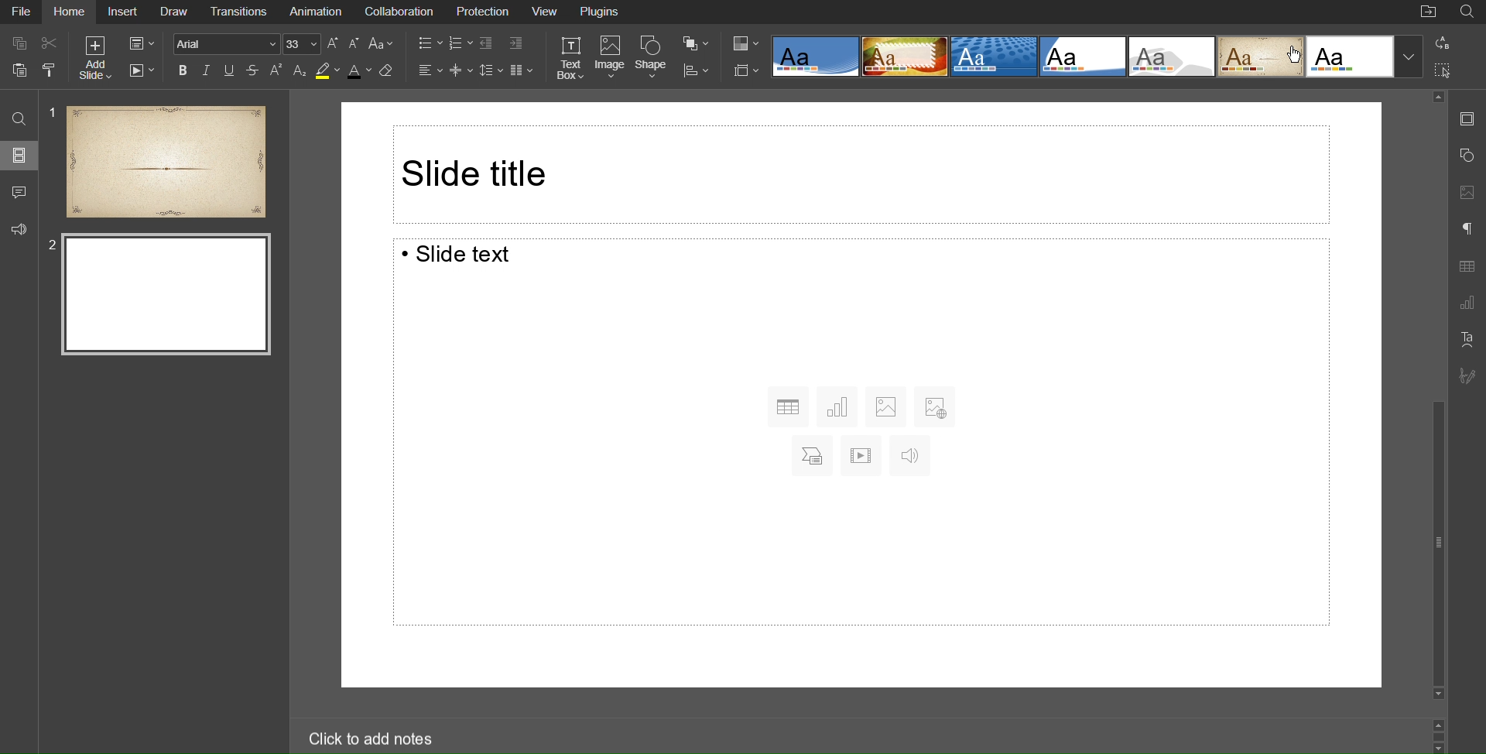 The width and height of the screenshot is (1486, 754). What do you see at coordinates (19, 226) in the screenshot?
I see `Feedback and Support` at bounding box center [19, 226].